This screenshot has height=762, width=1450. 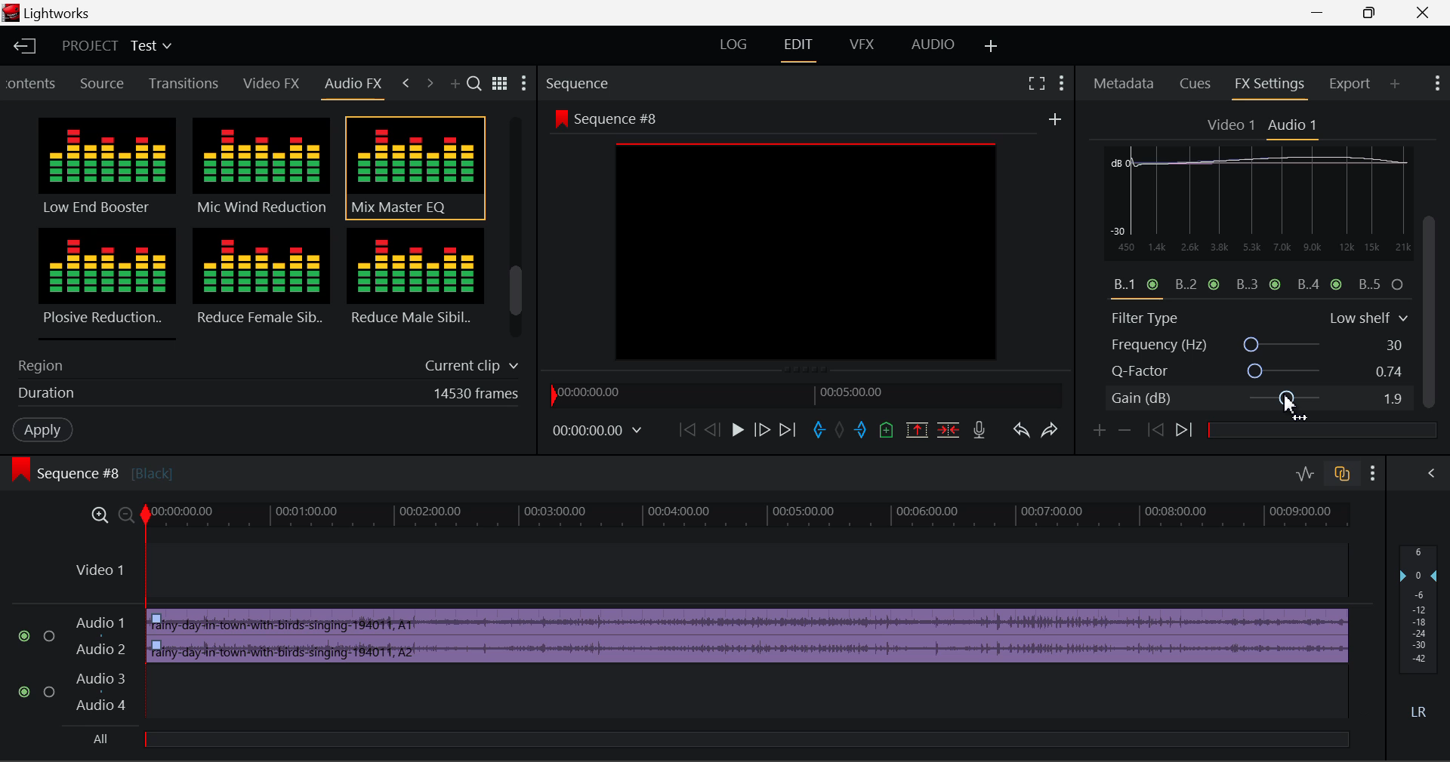 What do you see at coordinates (1415, 13) in the screenshot?
I see `Close` at bounding box center [1415, 13].